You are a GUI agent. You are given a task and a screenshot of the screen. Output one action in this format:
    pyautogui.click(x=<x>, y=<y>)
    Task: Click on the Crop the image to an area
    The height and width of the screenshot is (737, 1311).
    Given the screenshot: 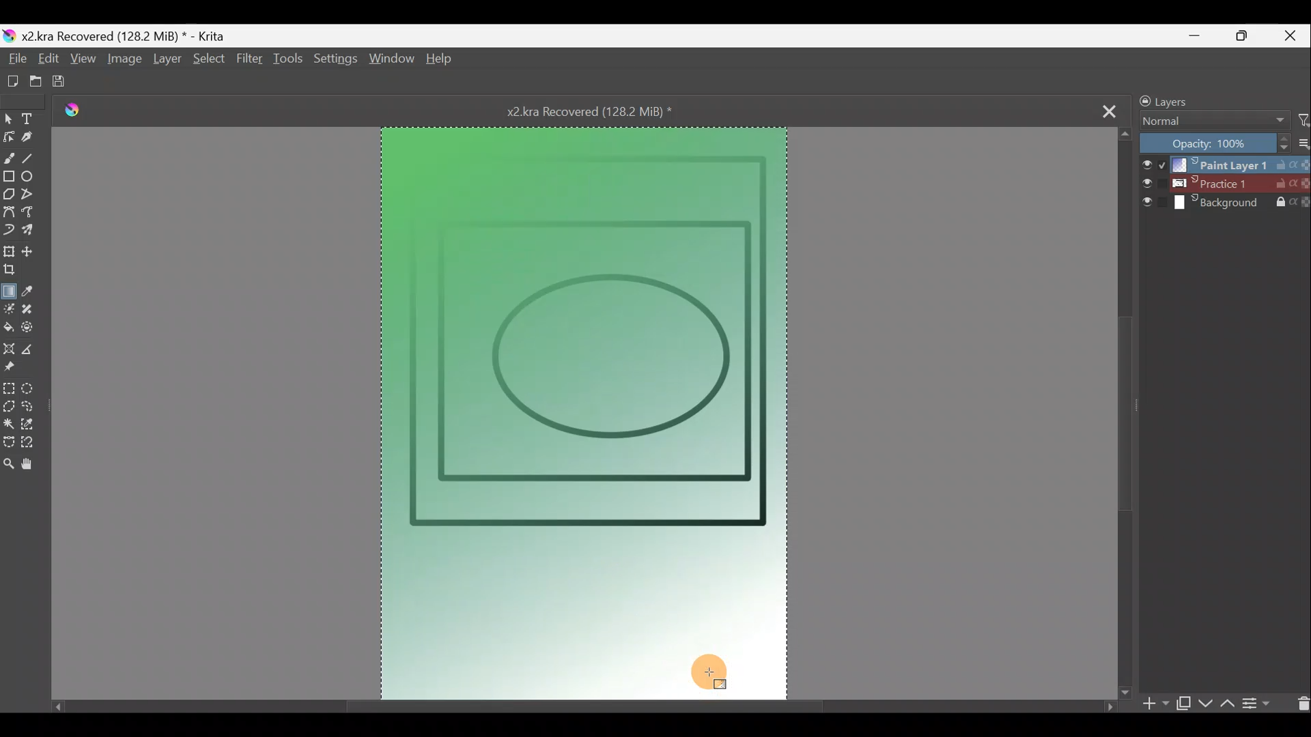 What is the action you would take?
    pyautogui.click(x=13, y=272)
    